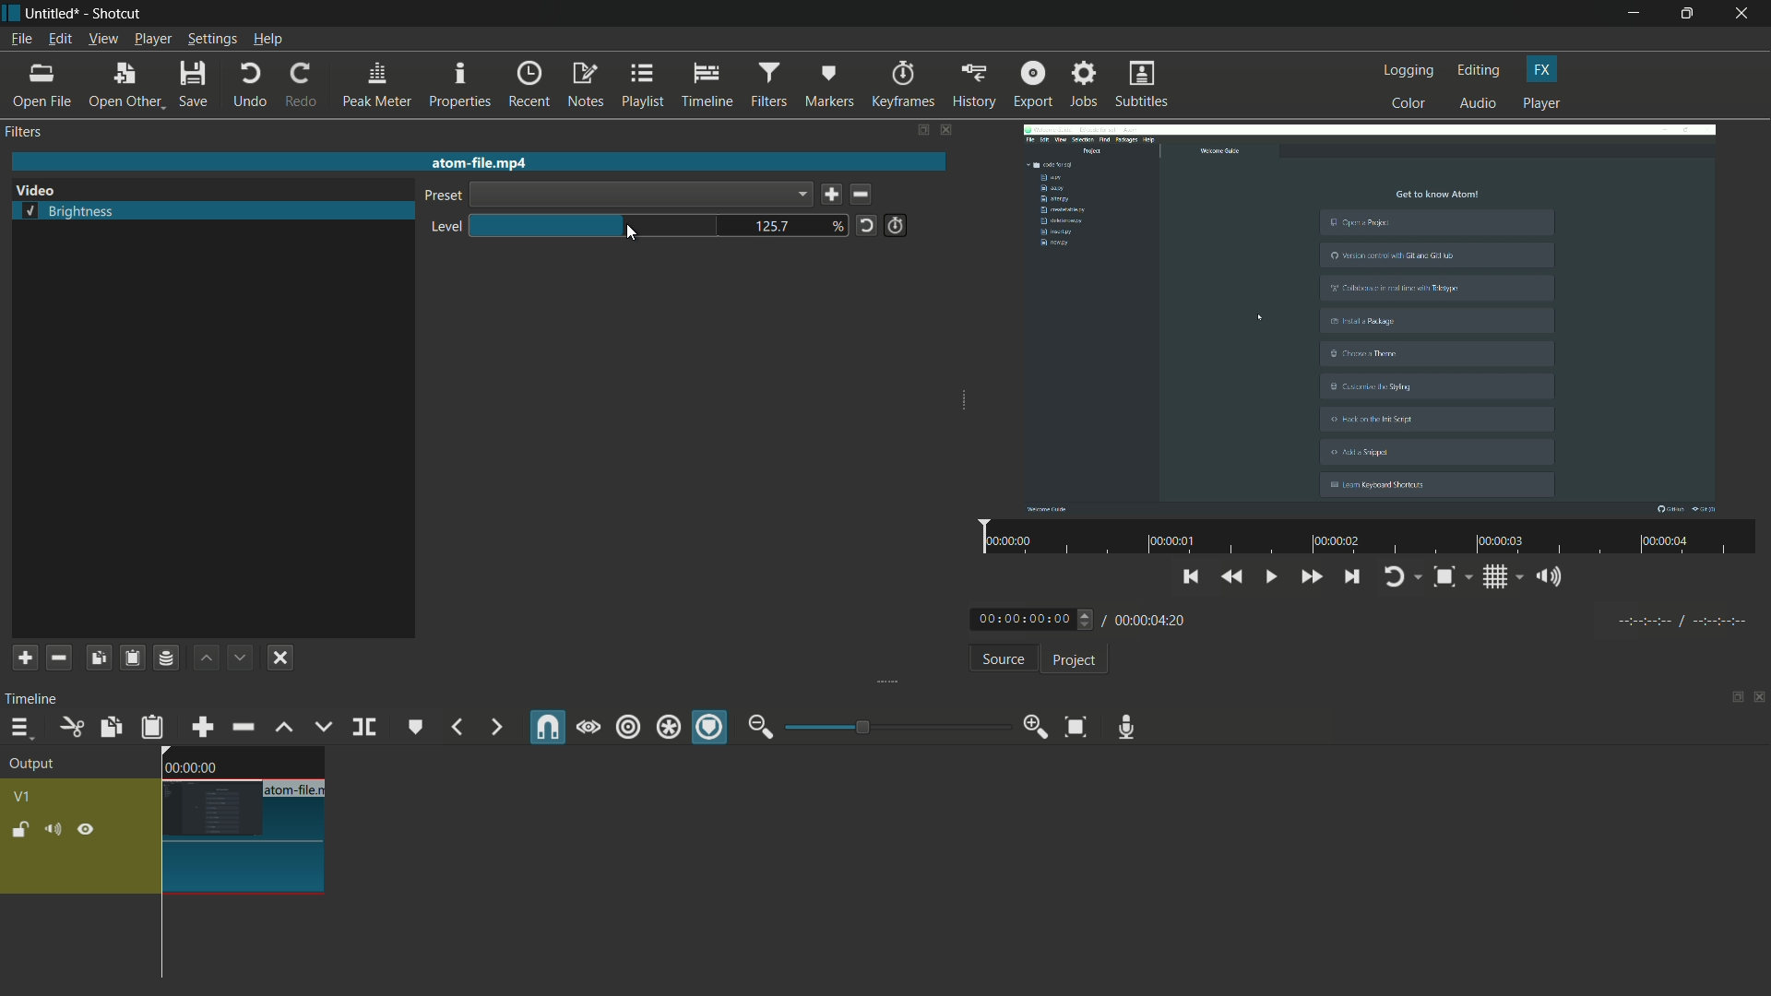 Image resolution: width=1771 pixels, height=996 pixels. What do you see at coordinates (895, 225) in the screenshot?
I see `use keyframes for this parameter` at bounding box center [895, 225].